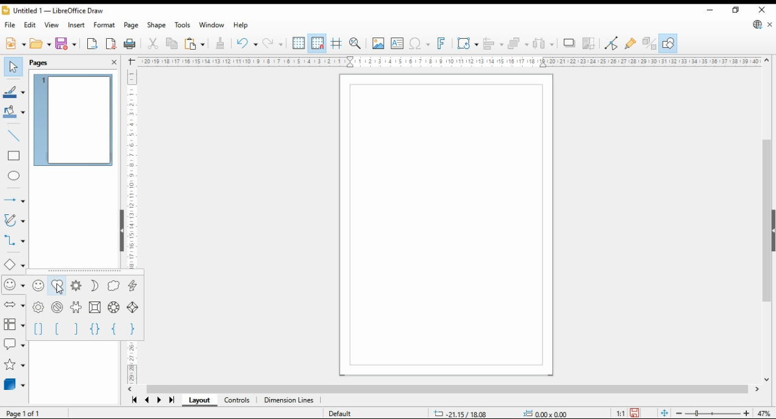 This screenshot has width=776, height=419. What do you see at coordinates (156, 25) in the screenshot?
I see `shape` at bounding box center [156, 25].